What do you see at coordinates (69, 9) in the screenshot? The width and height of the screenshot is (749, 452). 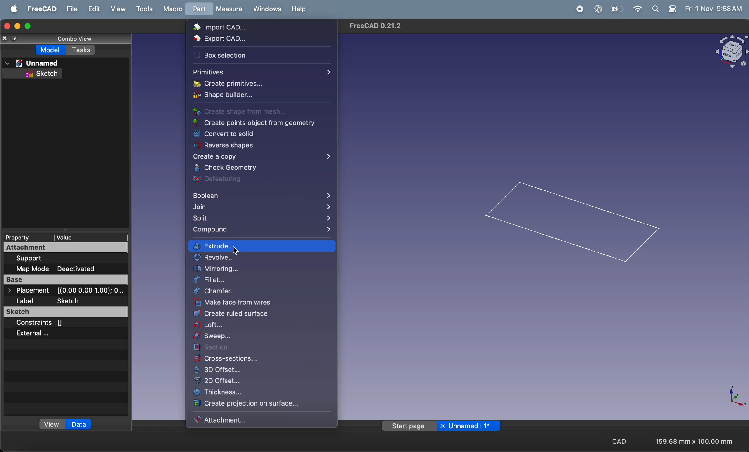 I see `file` at bounding box center [69, 9].